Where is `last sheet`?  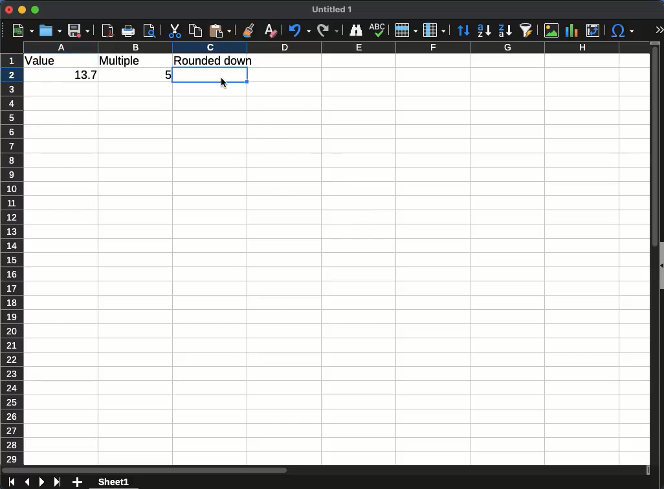
last sheet is located at coordinates (57, 482).